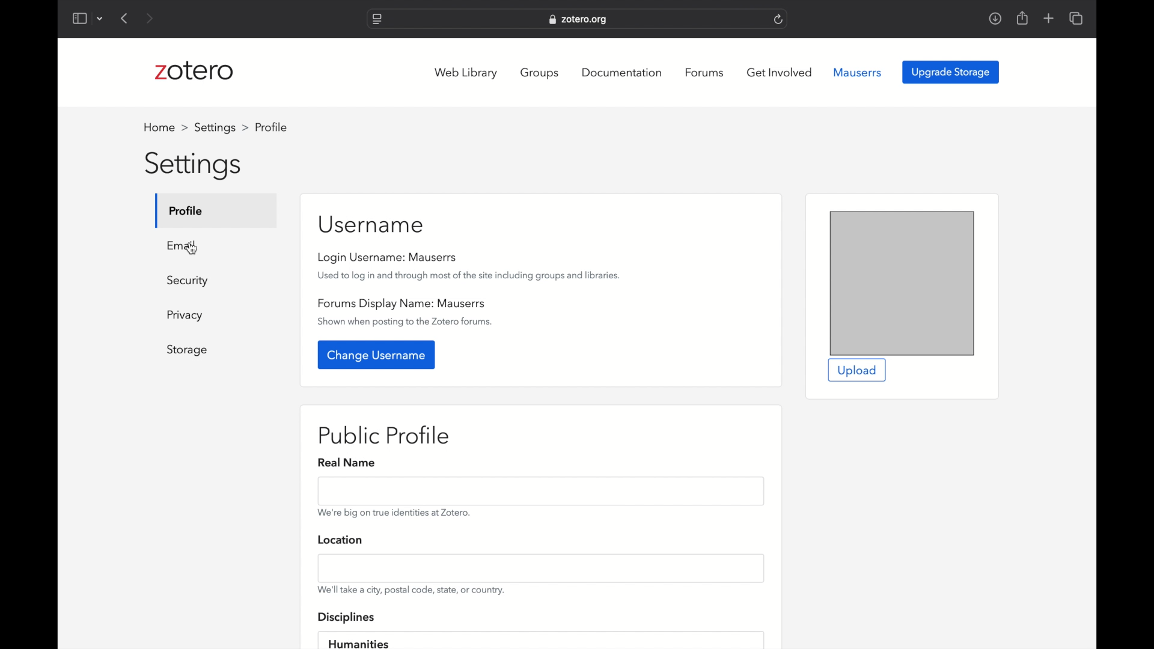 This screenshot has height=649, width=1154. I want to click on cursor, so click(191, 249).